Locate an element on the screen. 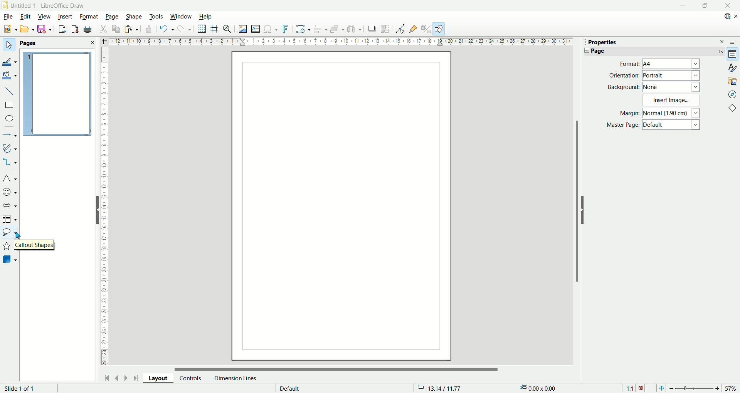  connectors is located at coordinates (10, 163).